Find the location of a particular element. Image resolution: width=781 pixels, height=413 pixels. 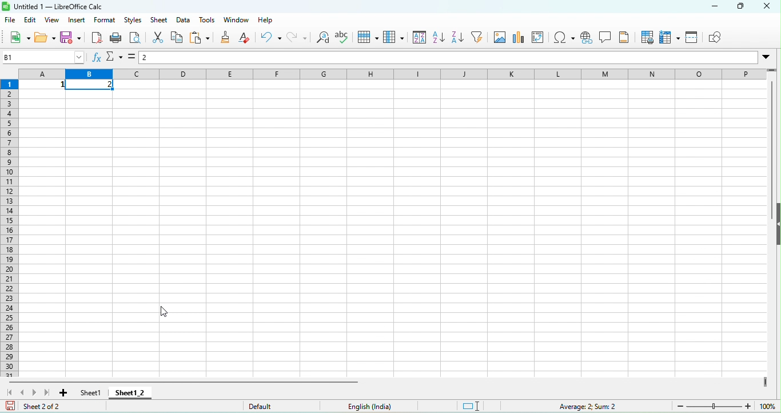

scroll to previous sheet is located at coordinates (25, 392).